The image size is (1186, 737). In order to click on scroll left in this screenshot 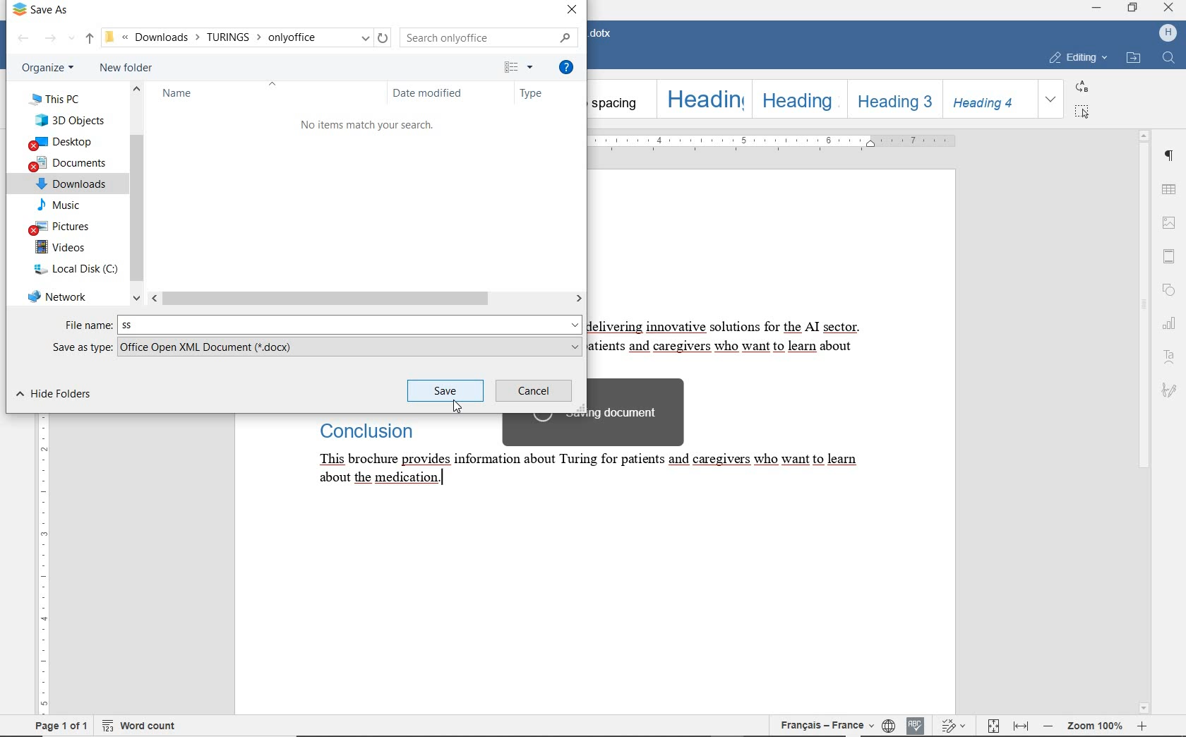, I will do `click(157, 298)`.